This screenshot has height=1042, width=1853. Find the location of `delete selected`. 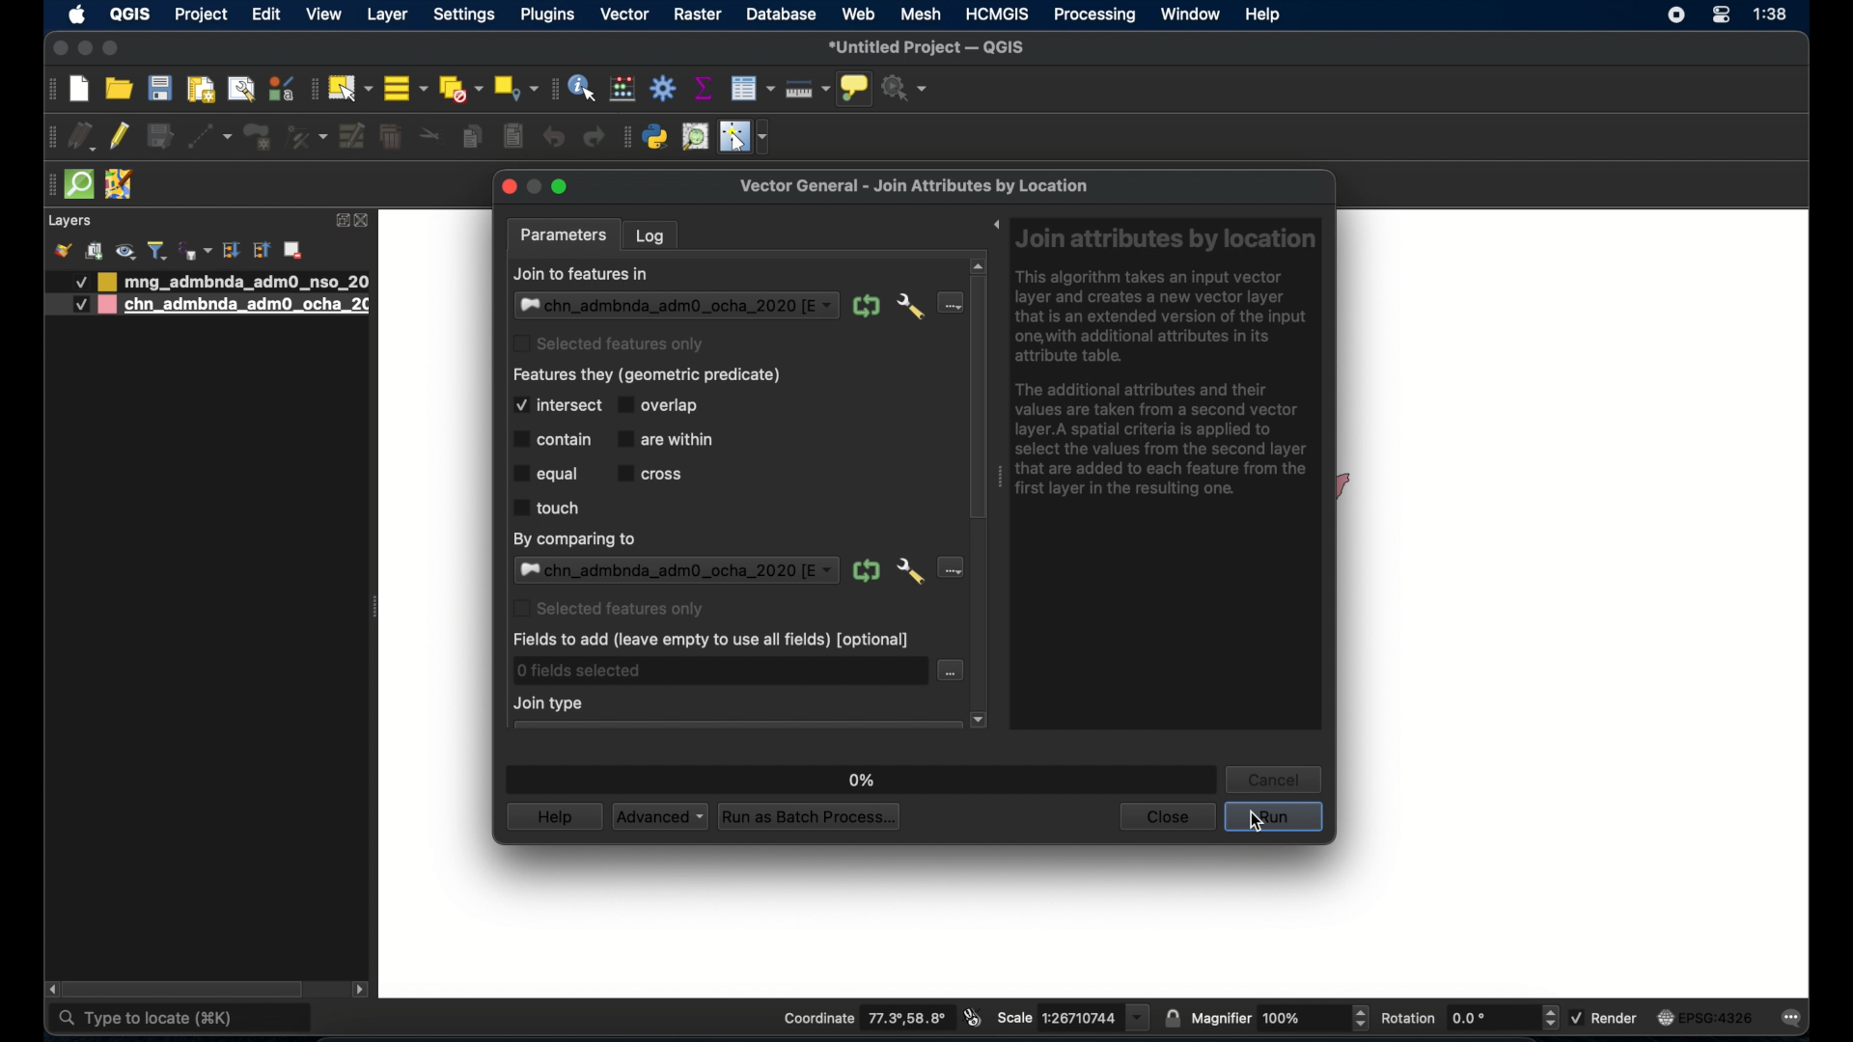

delete selected is located at coordinates (391, 137).